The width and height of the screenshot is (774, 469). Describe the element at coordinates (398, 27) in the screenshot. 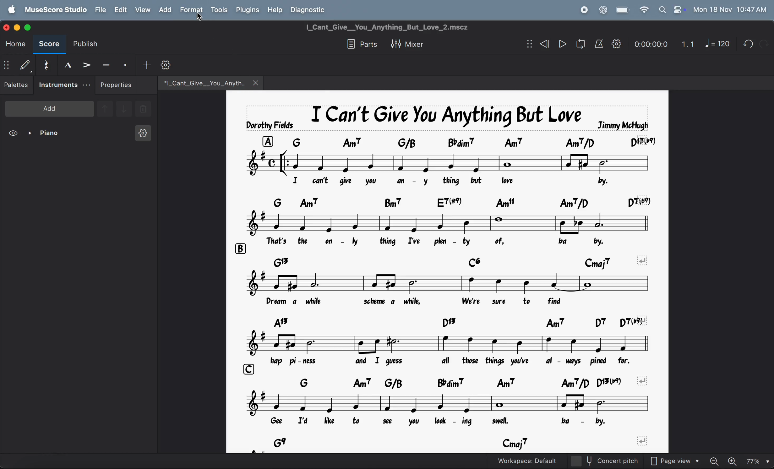

I see `song page title` at that location.